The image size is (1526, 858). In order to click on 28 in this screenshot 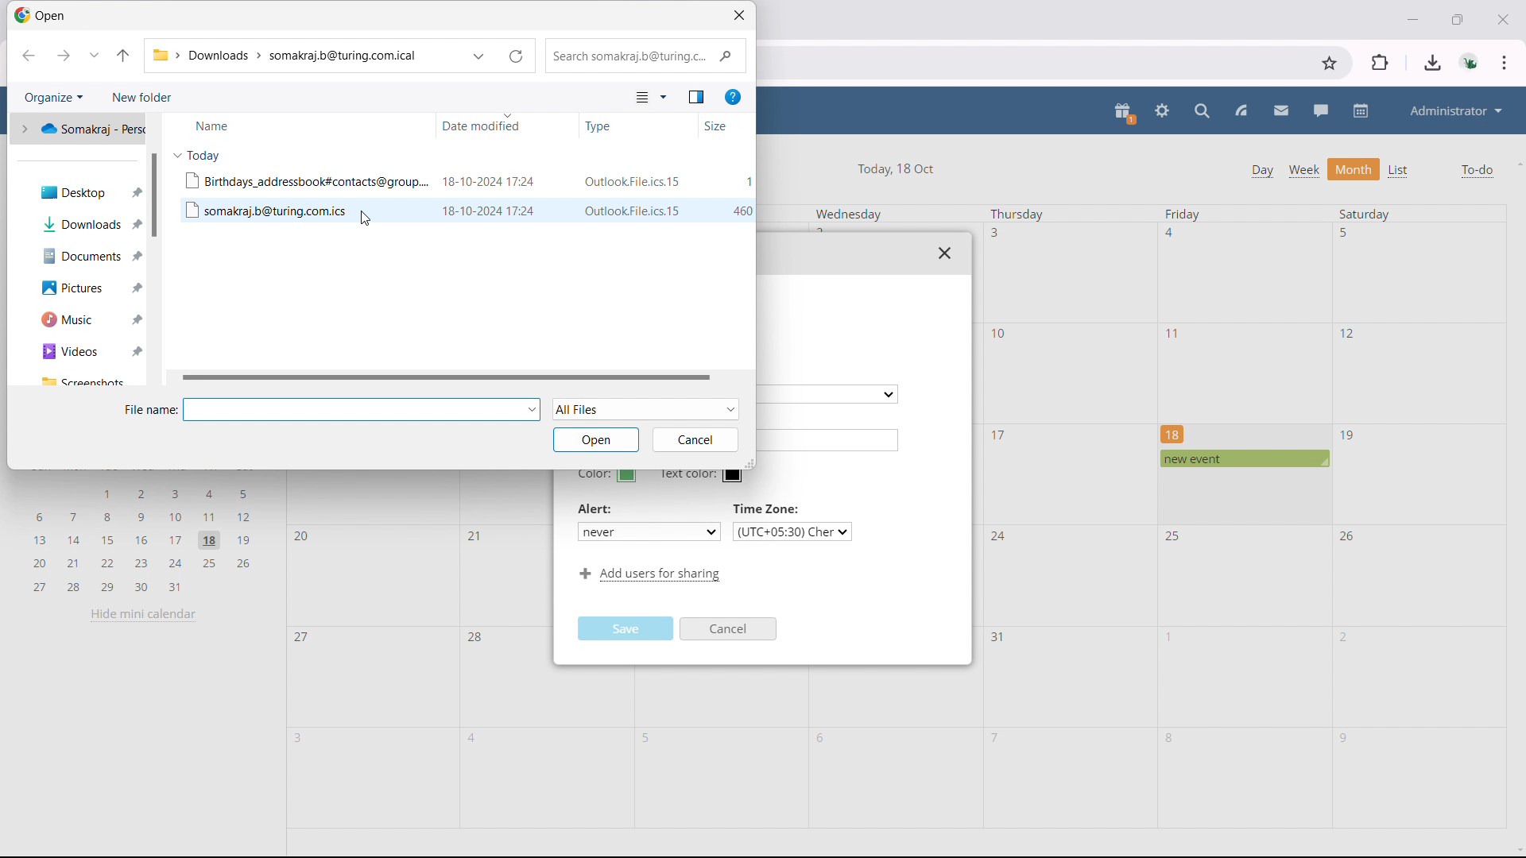, I will do `click(476, 639)`.